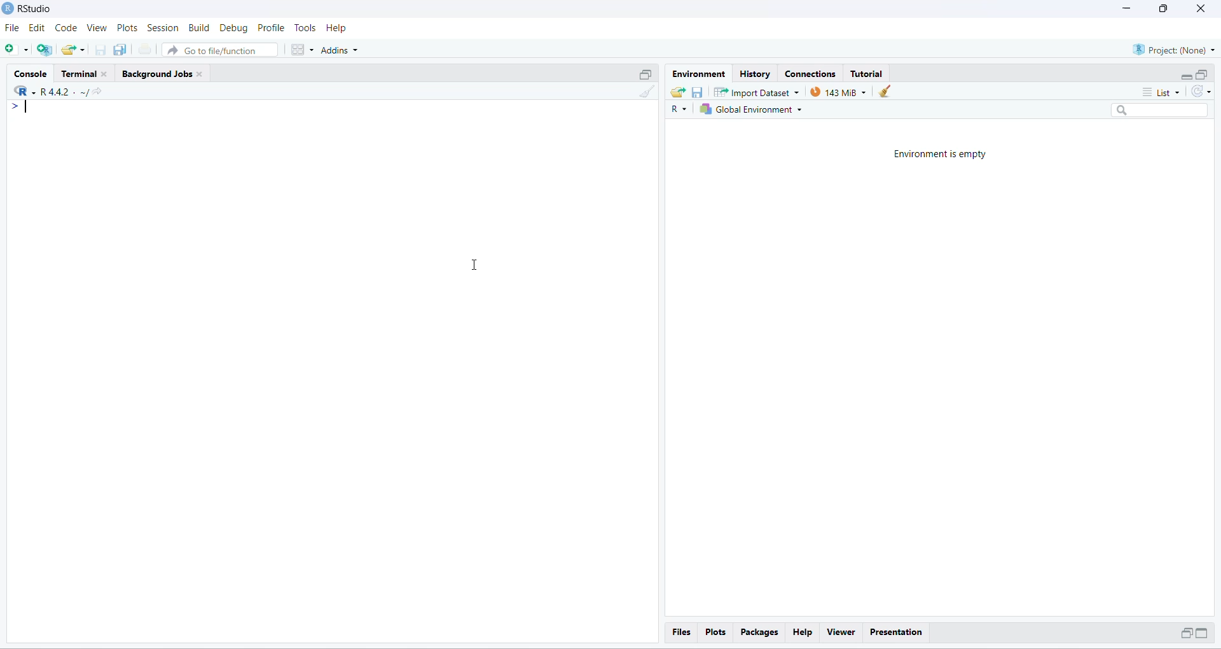 The image size is (1221, 649). I want to click on >, so click(11, 107).